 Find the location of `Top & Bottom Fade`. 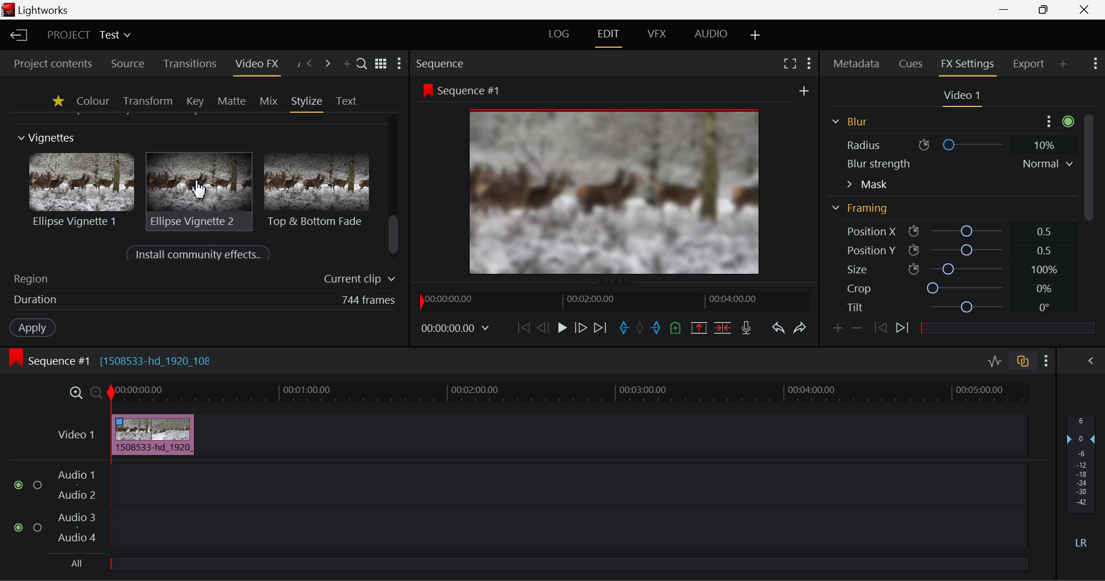

Top & Bottom Fade is located at coordinates (318, 189).